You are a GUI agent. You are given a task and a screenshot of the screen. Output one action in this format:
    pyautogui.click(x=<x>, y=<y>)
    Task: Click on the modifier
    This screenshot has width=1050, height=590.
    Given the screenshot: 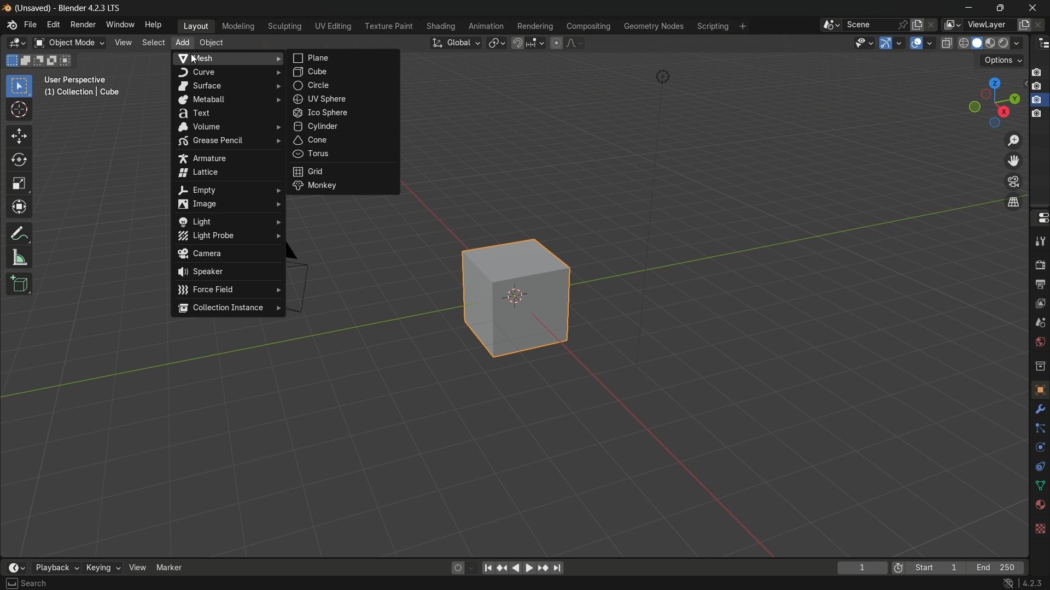 What is the action you would take?
    pyautogui.click(x=1038, y=409)
    